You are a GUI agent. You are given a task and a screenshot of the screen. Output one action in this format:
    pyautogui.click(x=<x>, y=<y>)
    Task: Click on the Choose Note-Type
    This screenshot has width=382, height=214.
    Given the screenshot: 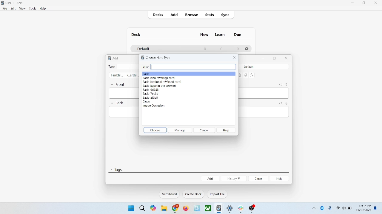 What is the action you would take?
    pyautogui.click(x=161, y=57)
    